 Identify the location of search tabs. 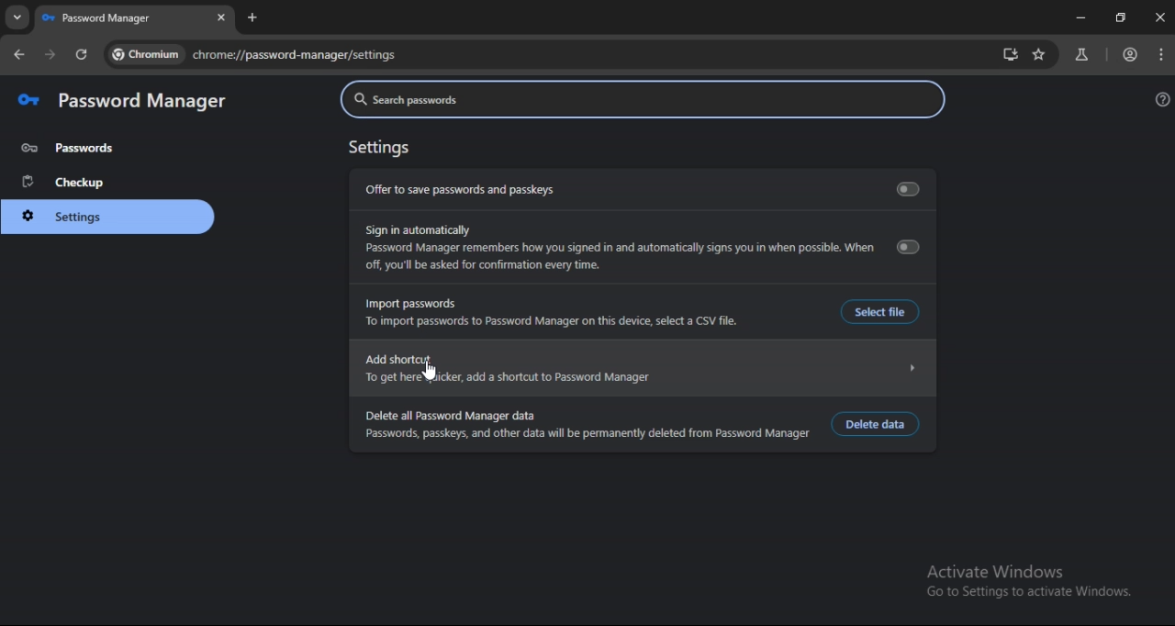
(18, 17).